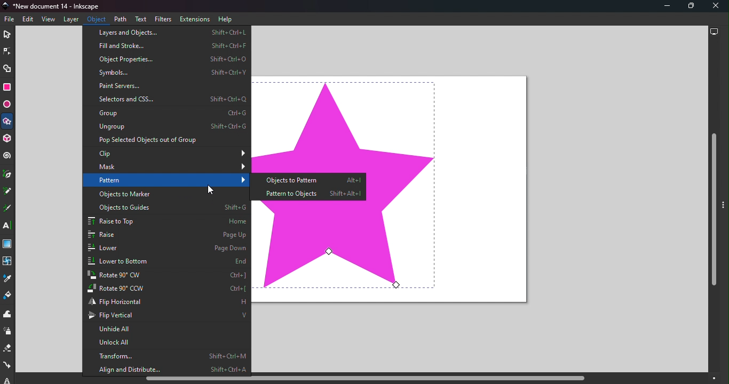 Image resolution: width=729 pixels, height=384 pixels. What do you see at coordinates (174, 59) in the screenshot?
I see `Object properties` at bounding box center [174, 59].